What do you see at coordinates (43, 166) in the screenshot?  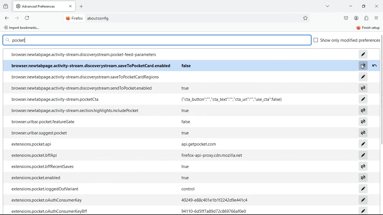 I see `‘extensions.pocket.bffRecentSaves` at bounding box center [43, 166].